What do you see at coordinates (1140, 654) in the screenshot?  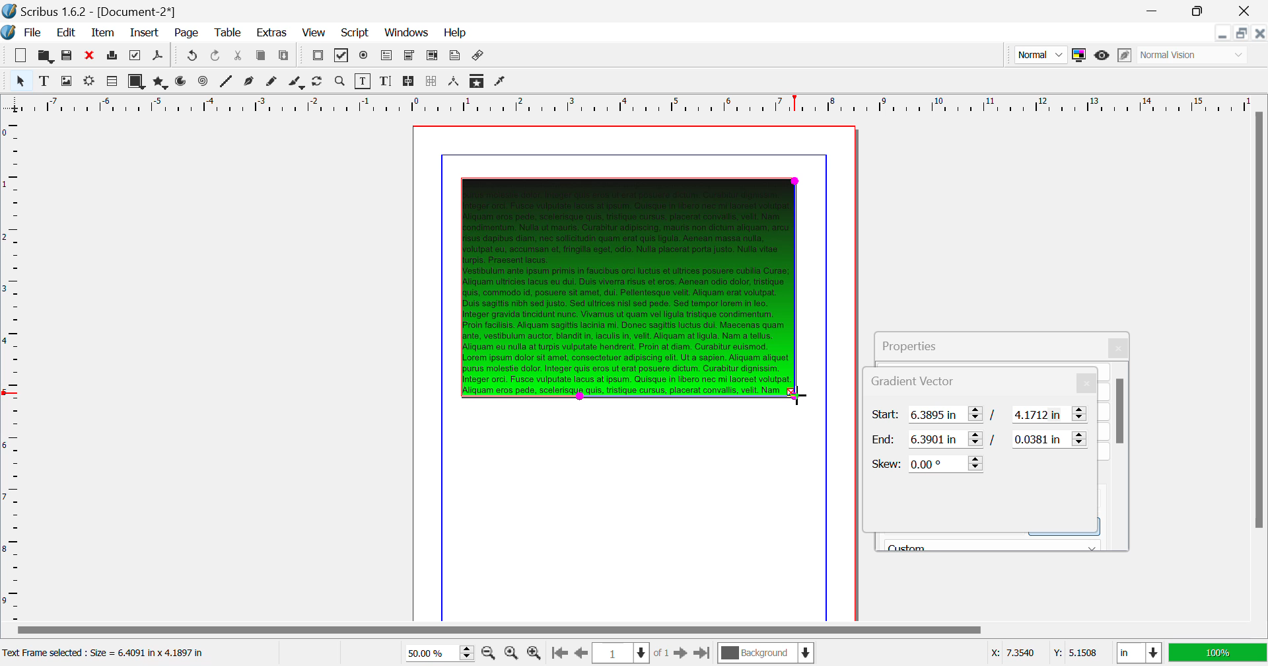 I see `Measurement Units` at bounding box center [1140, 654].